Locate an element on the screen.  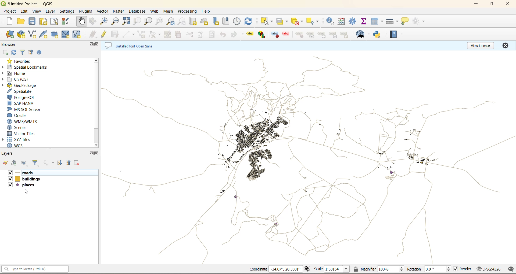
cut is located at coordinates (190, 35).